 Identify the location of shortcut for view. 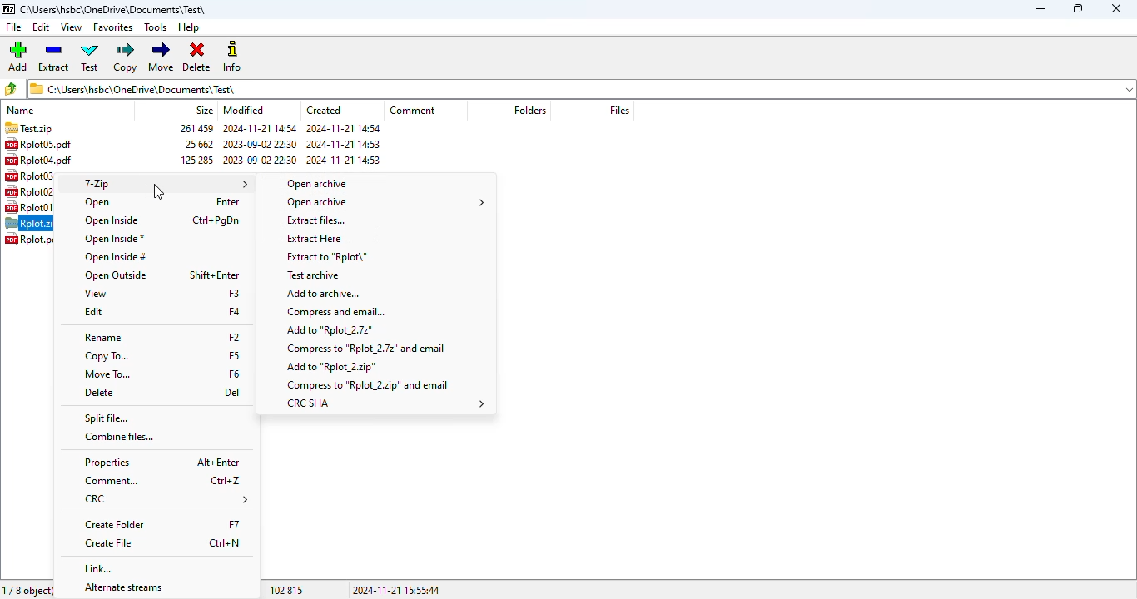
(233, 294).